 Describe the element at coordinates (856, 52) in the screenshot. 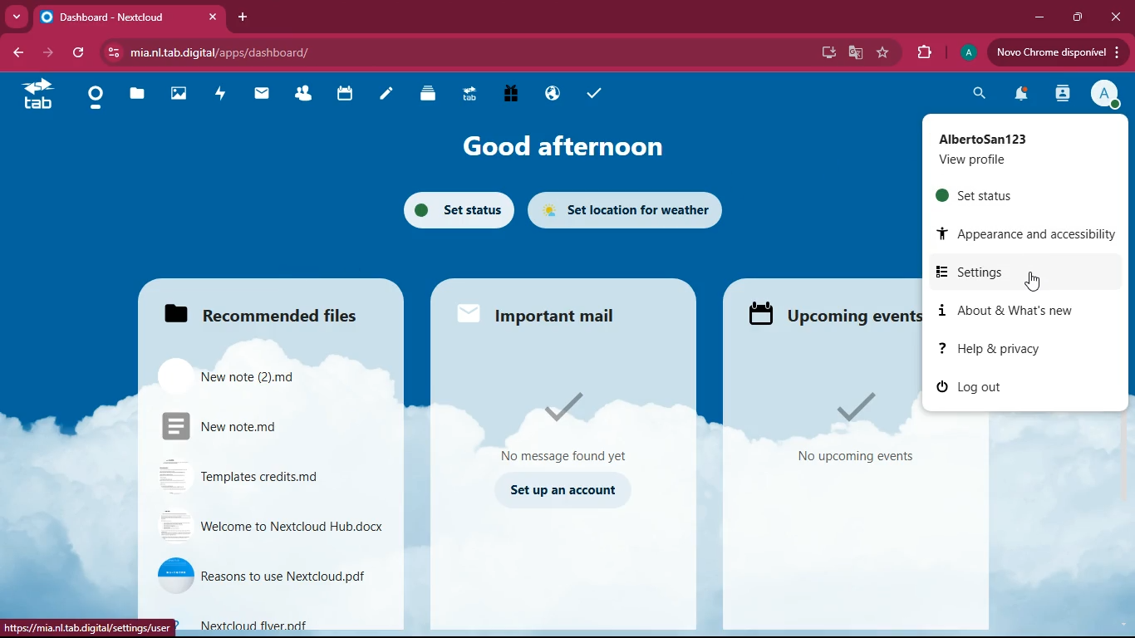

I see `google translate` at that location.